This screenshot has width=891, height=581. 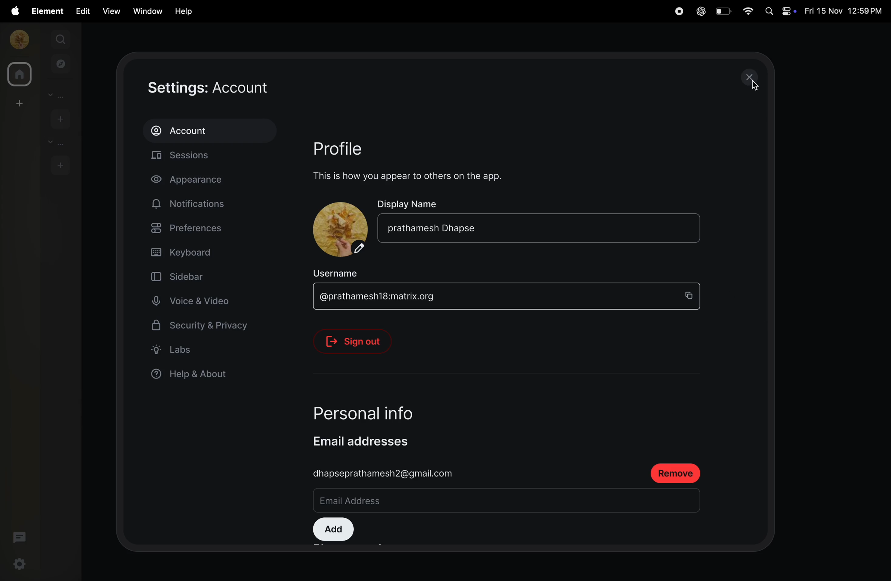 What do you see at coordinates (763, 220) in the screenshot?
I see `scrollbar` at bounding box center [763, 220].